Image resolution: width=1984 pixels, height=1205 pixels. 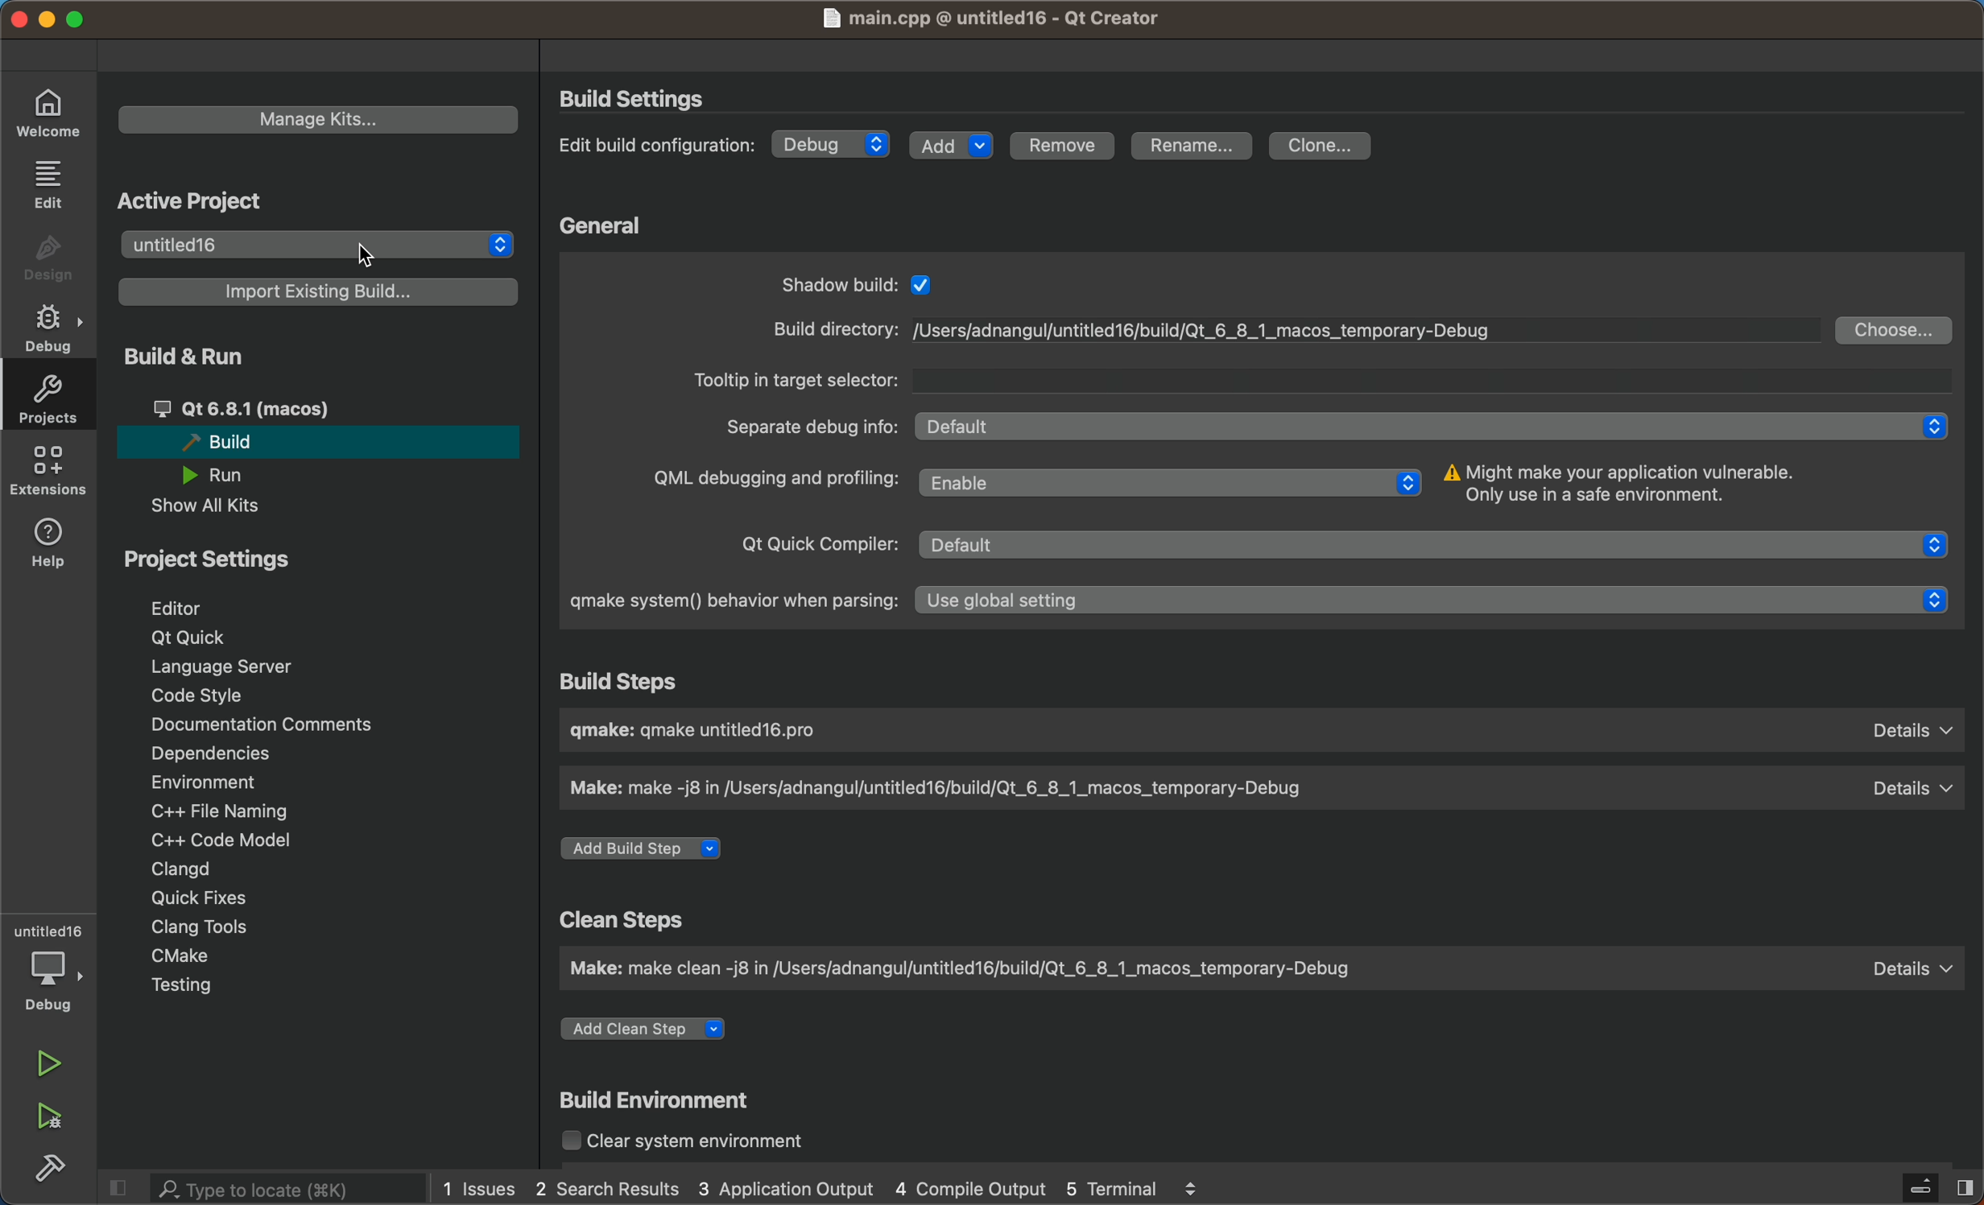 What do you see at coordinates (201, 201) in the screenshot?
I see `active project` at bounding box center [201, 201].